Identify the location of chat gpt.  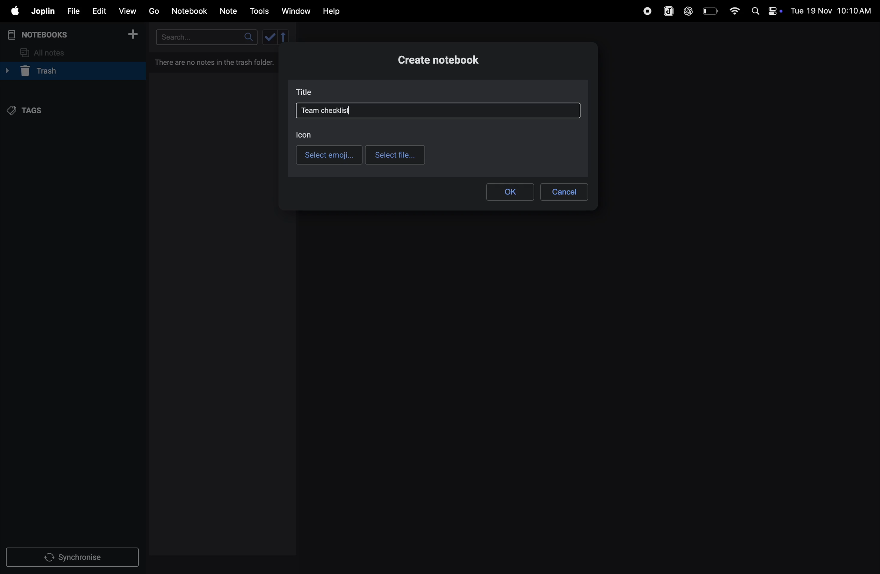
(687, 11).